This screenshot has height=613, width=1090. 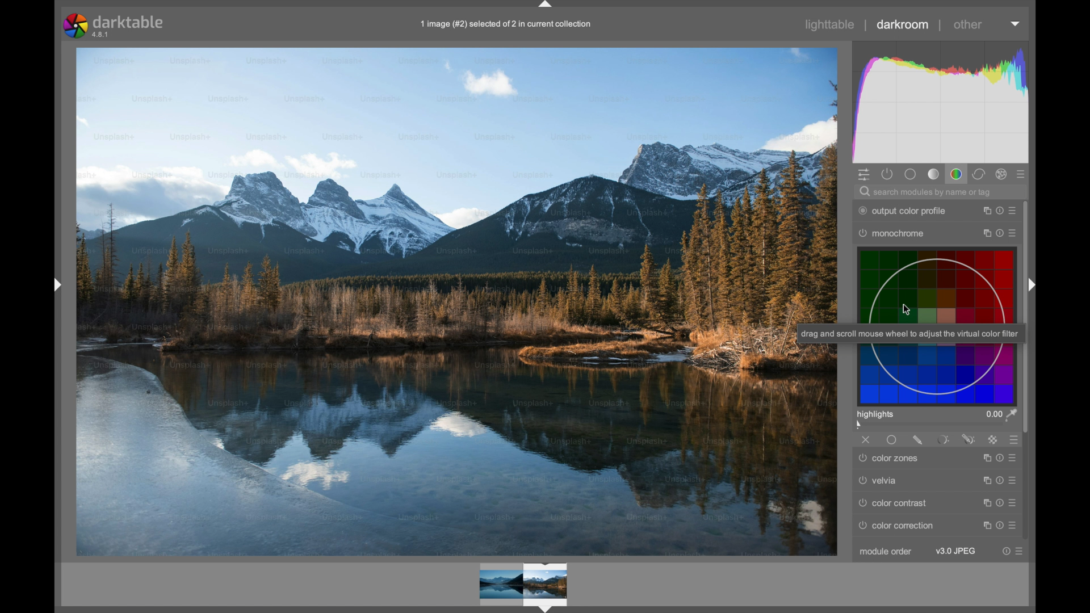 I want to click on show only active modules, so click(x=888, y=175).